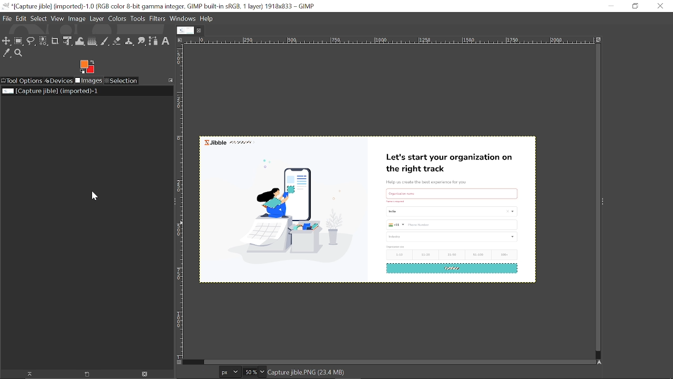 This screenshot has height=379, width=673. I want to click on Text tool, so click(165, 41).